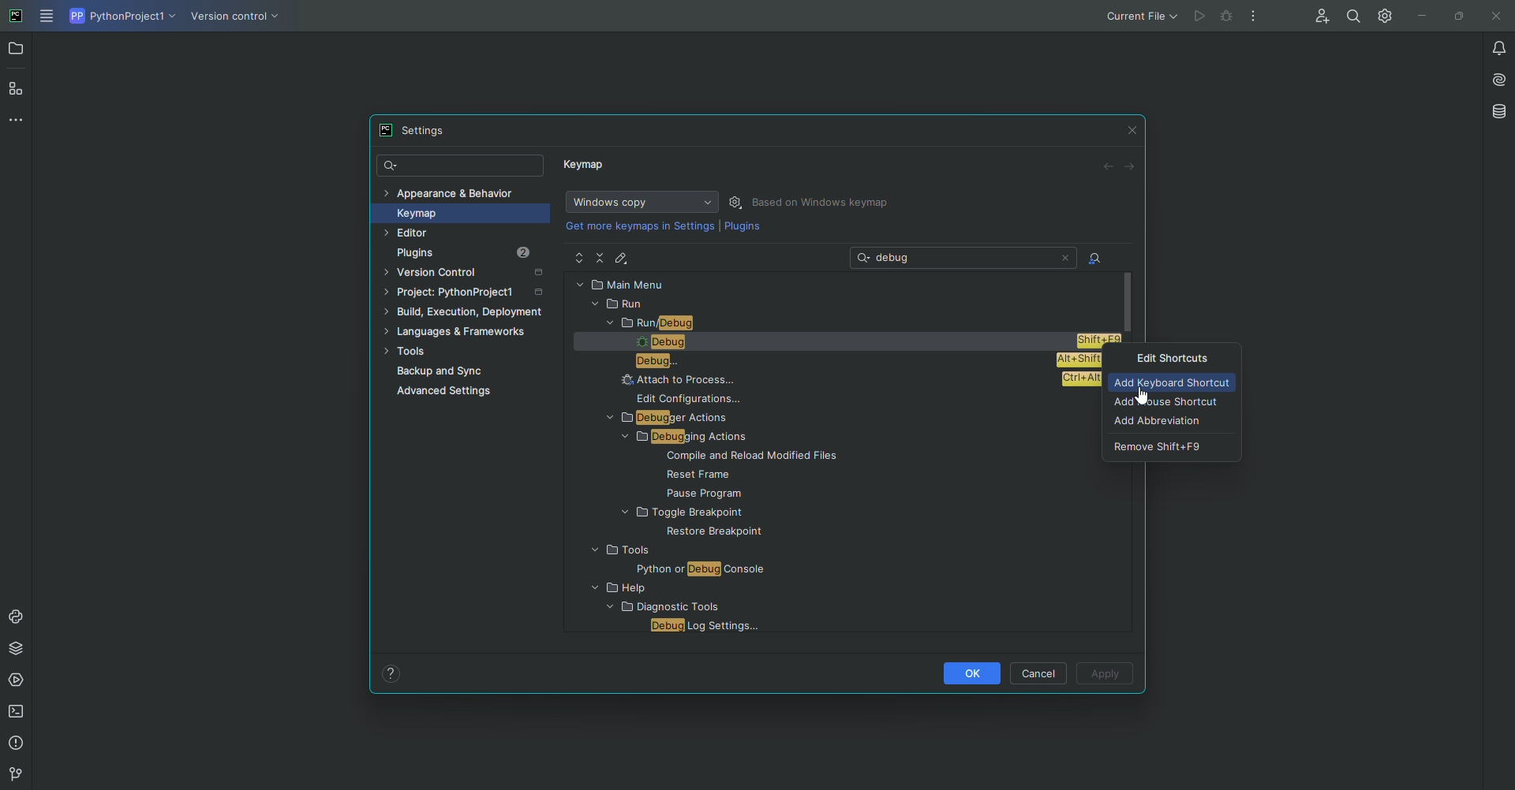 This screenshot has height=790, width=1515. I want to click on get more keymaps, so click(642, 225).